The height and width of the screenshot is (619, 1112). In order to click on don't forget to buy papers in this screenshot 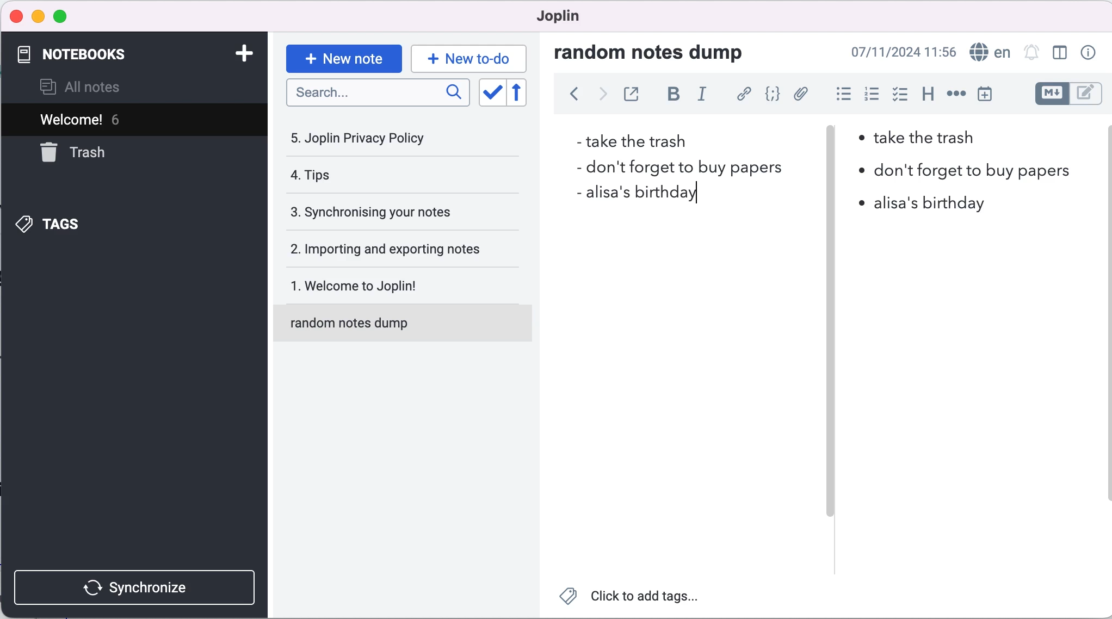, I will do `click(672, 167)`.